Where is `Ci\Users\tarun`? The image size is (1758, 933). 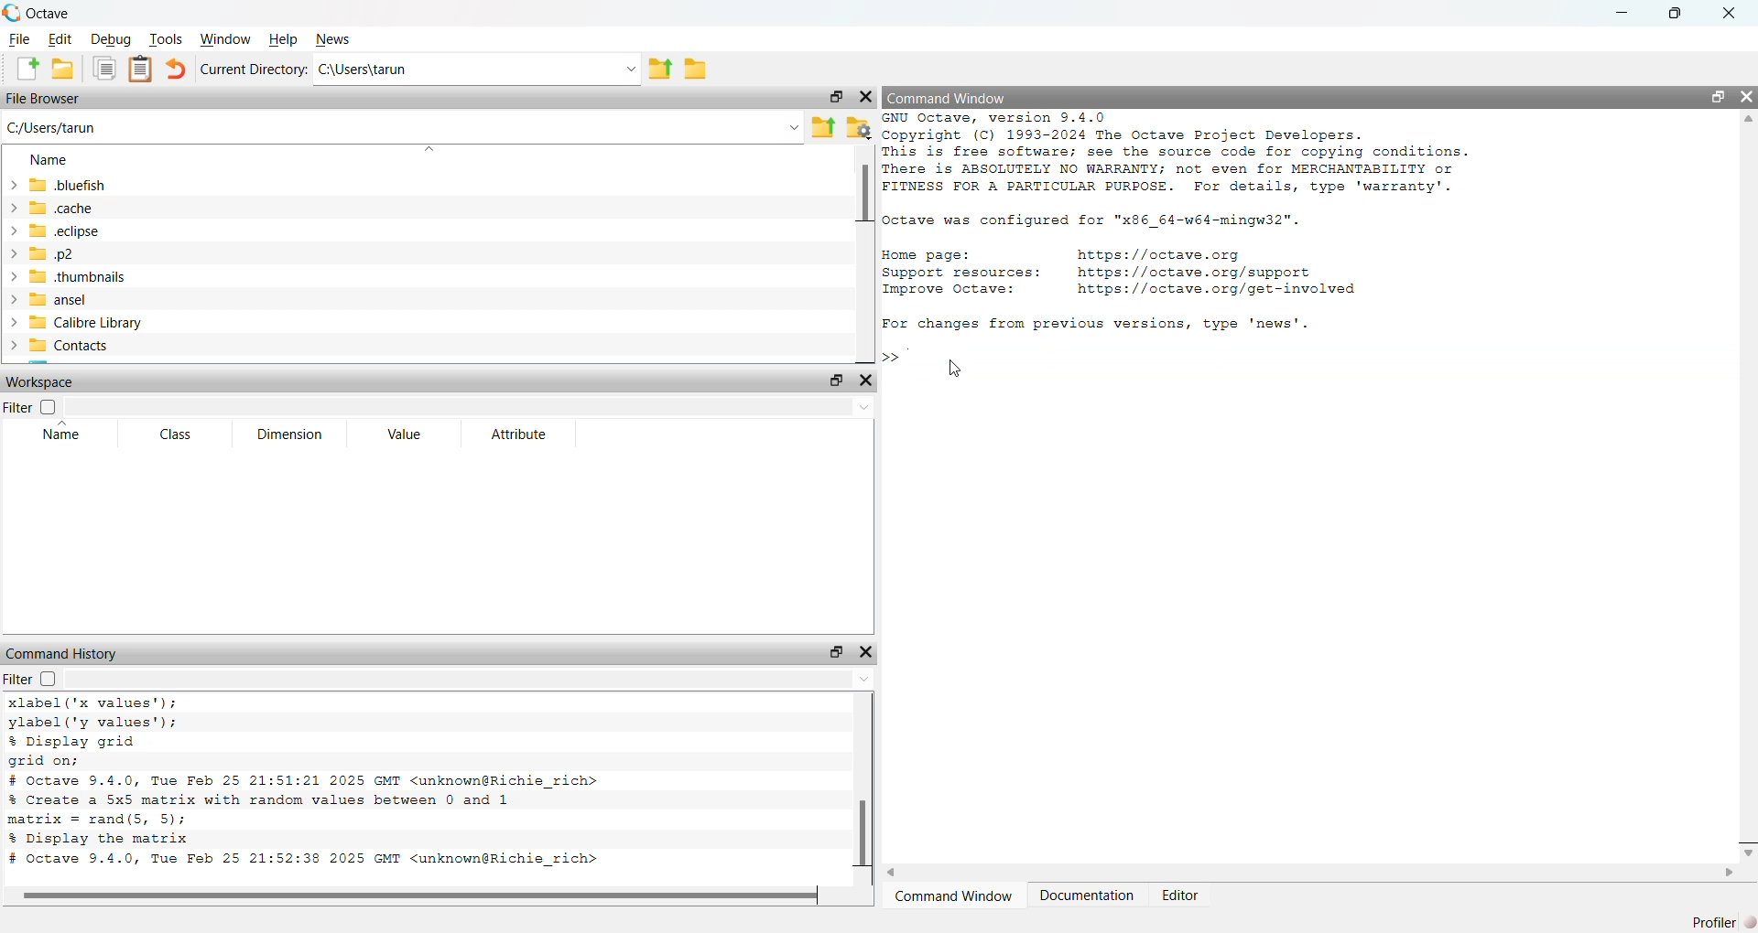
Ci\Users\tarun is located at coordinates (434, 72).